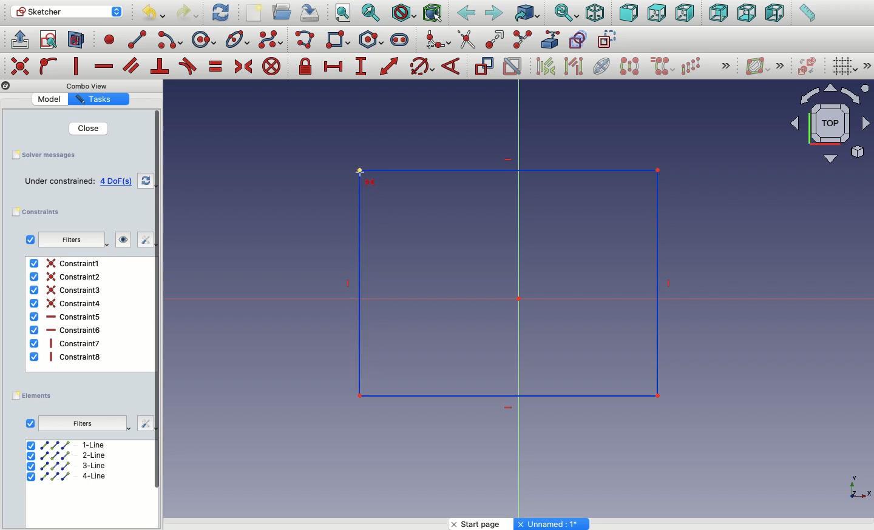 The width and height of the screenshot is (874, 530). I want to click on Constraint3, so click(67, 290).